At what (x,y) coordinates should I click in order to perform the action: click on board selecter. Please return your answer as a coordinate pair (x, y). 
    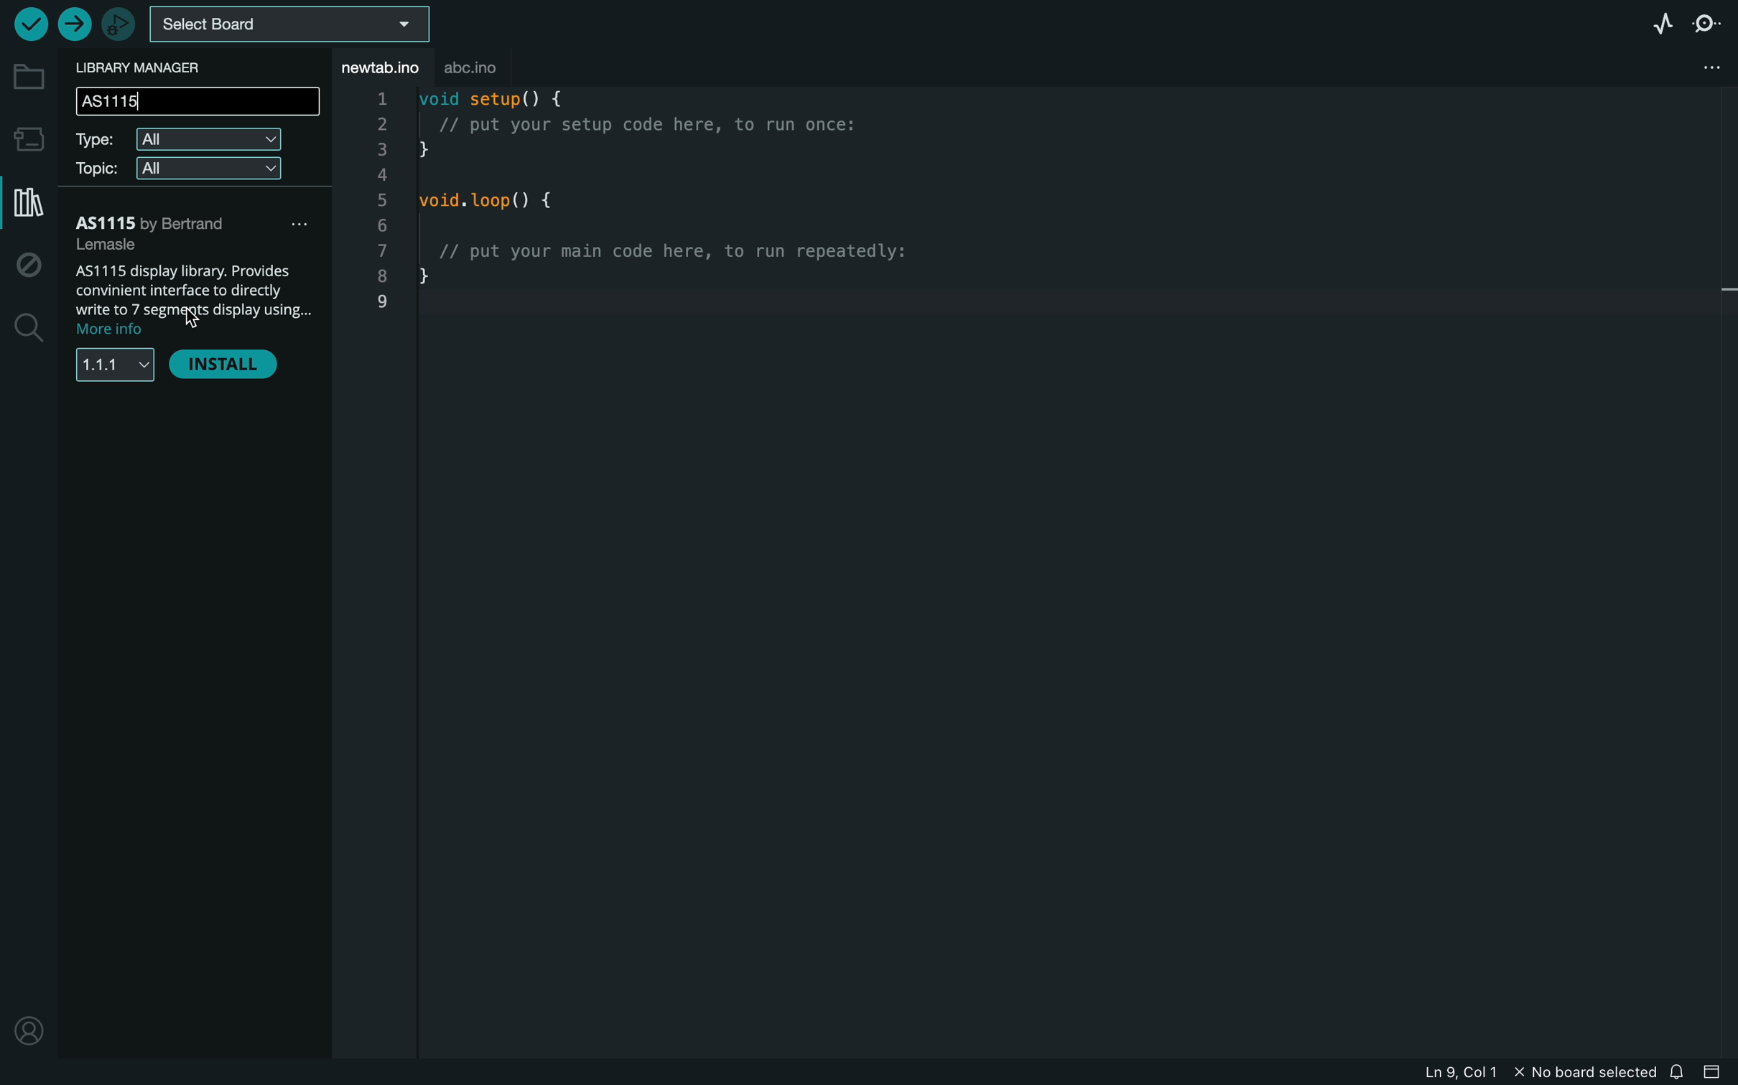
    Looking at the image, I should click on (289, 26).